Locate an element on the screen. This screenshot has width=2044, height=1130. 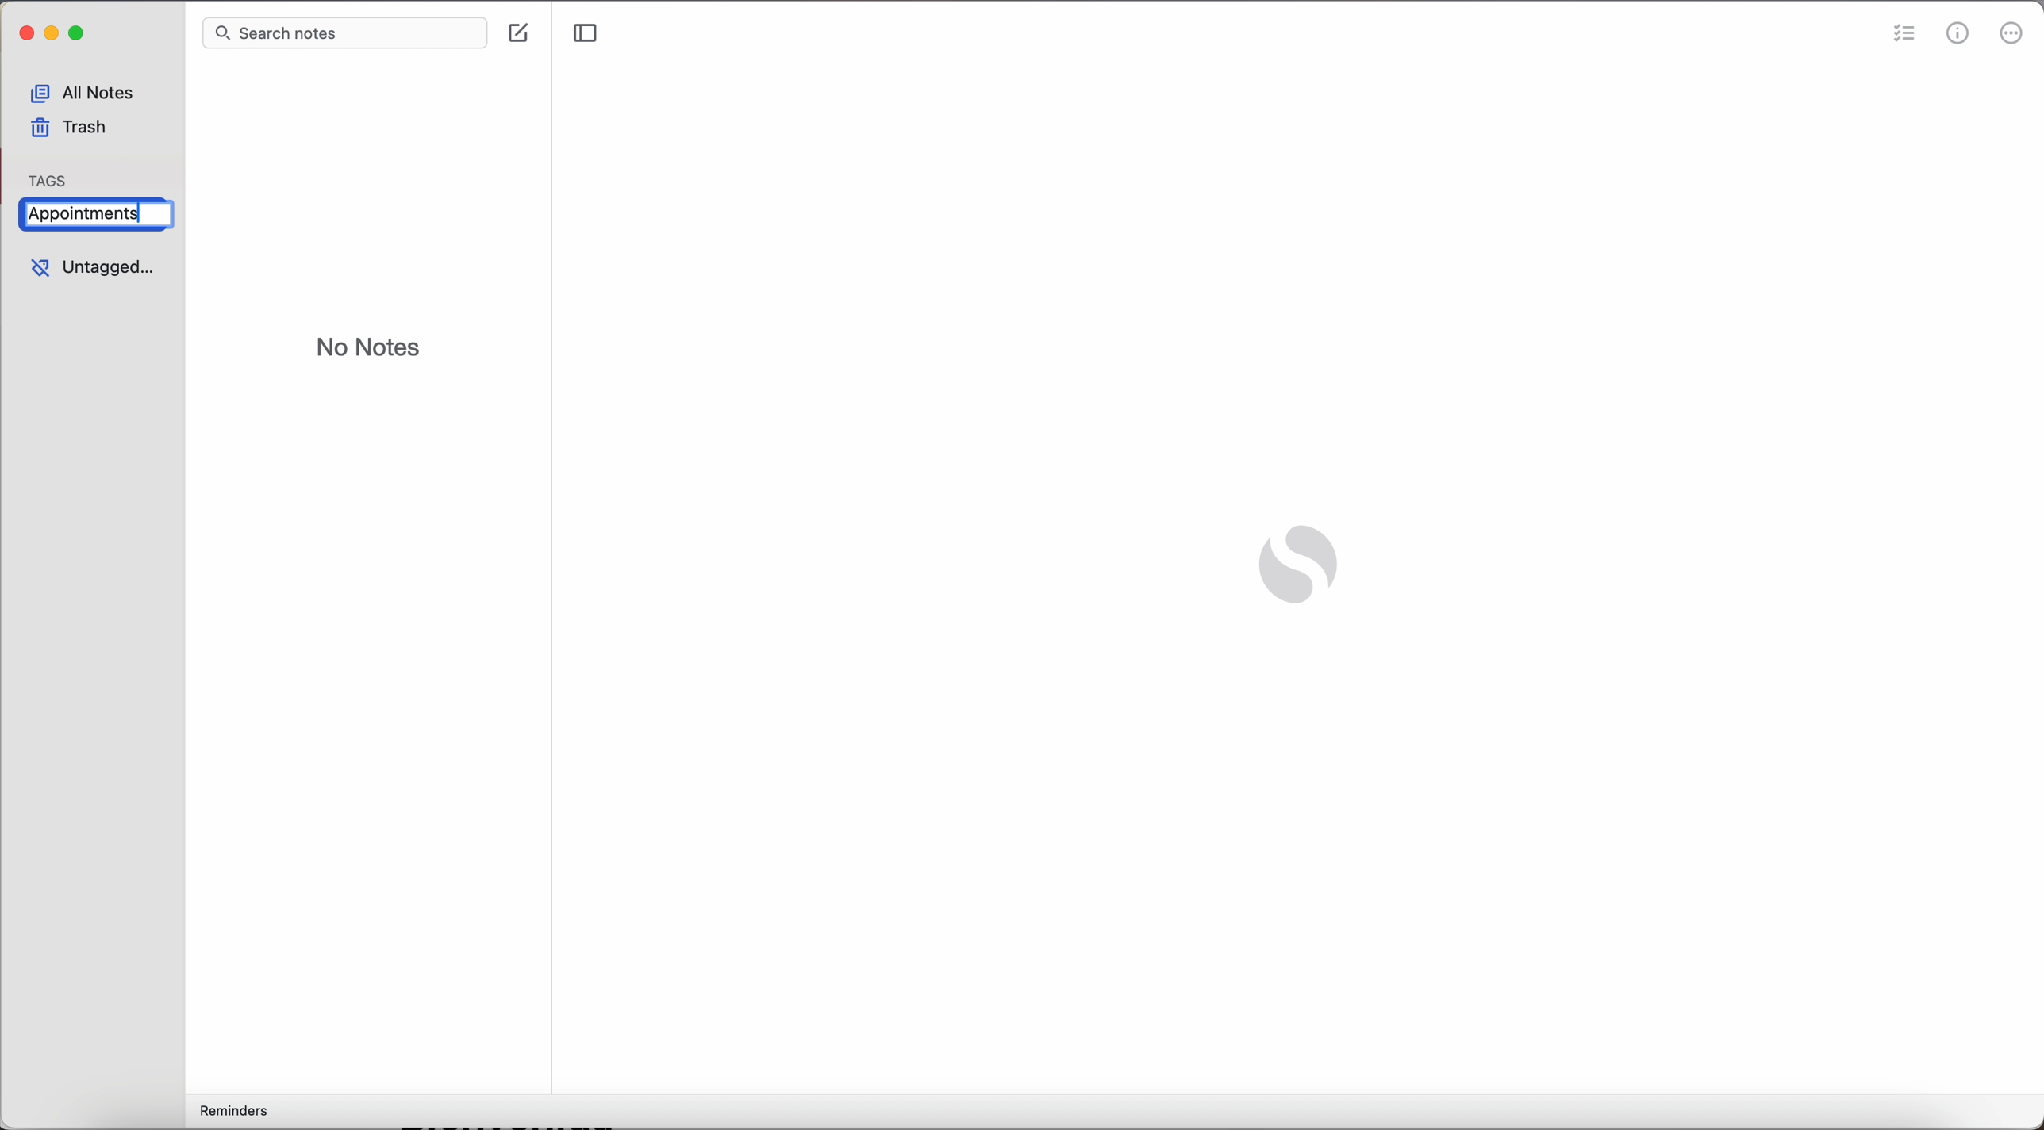
trash is located at coordinates (70, 131).